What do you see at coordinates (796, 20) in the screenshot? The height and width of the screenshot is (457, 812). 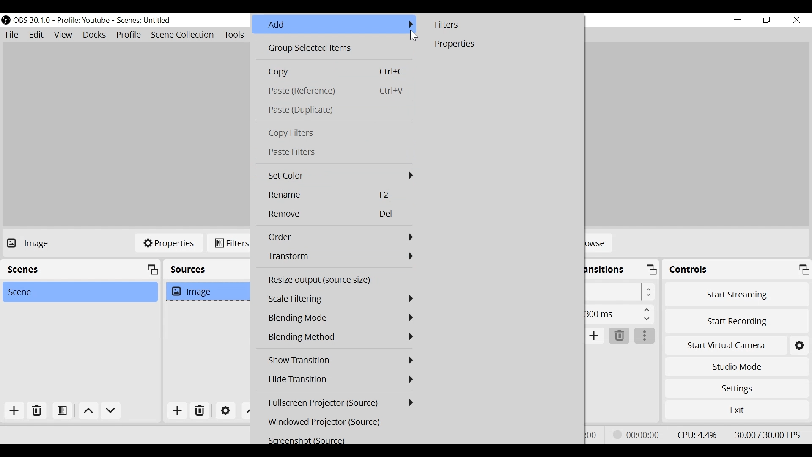 I see `Close` at bounding box center [796, 20].